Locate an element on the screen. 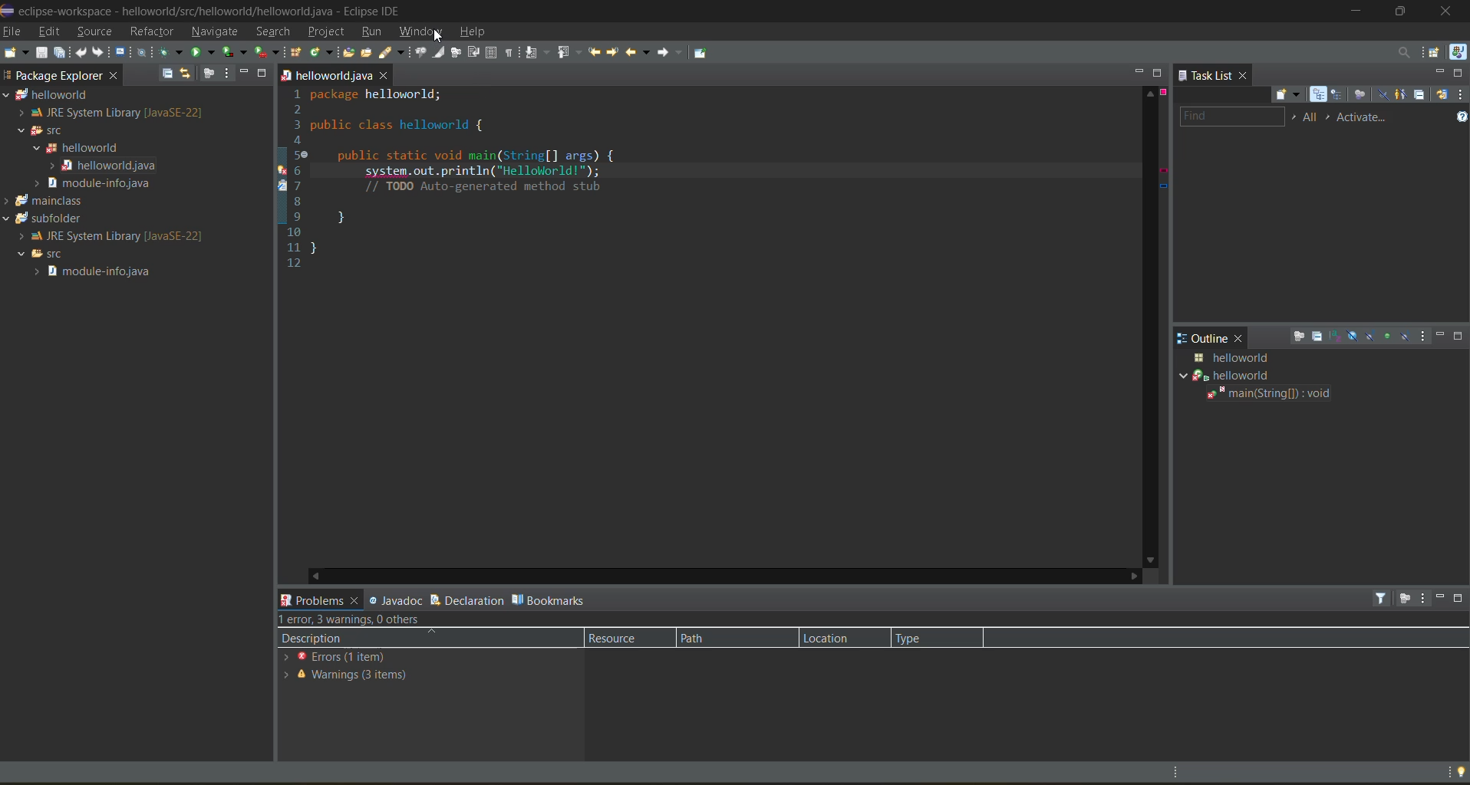  error, 3 warning, 0 others is located at coordinates (403, 621).